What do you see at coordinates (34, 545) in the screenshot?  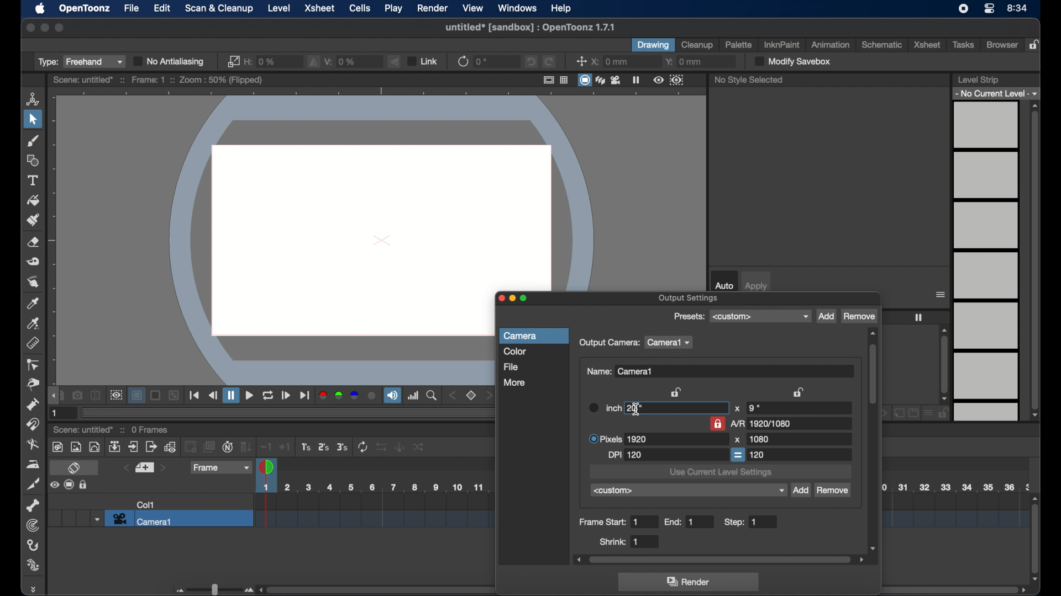 I see `hook tool` at bounding box center [34, 545].